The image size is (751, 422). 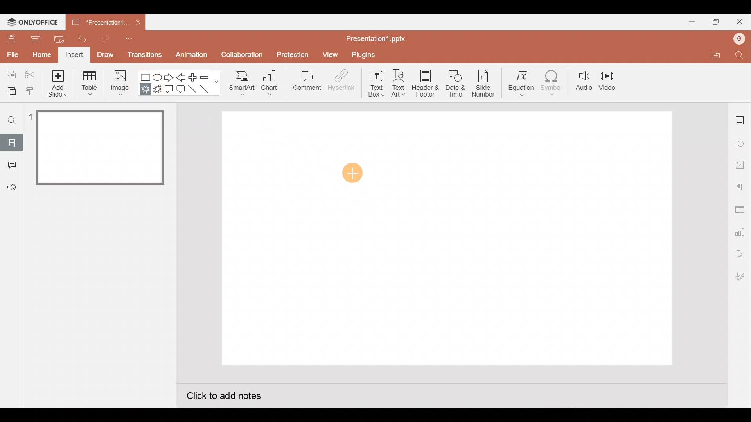 I want to click on Table settings, so click(x=741, y=208).